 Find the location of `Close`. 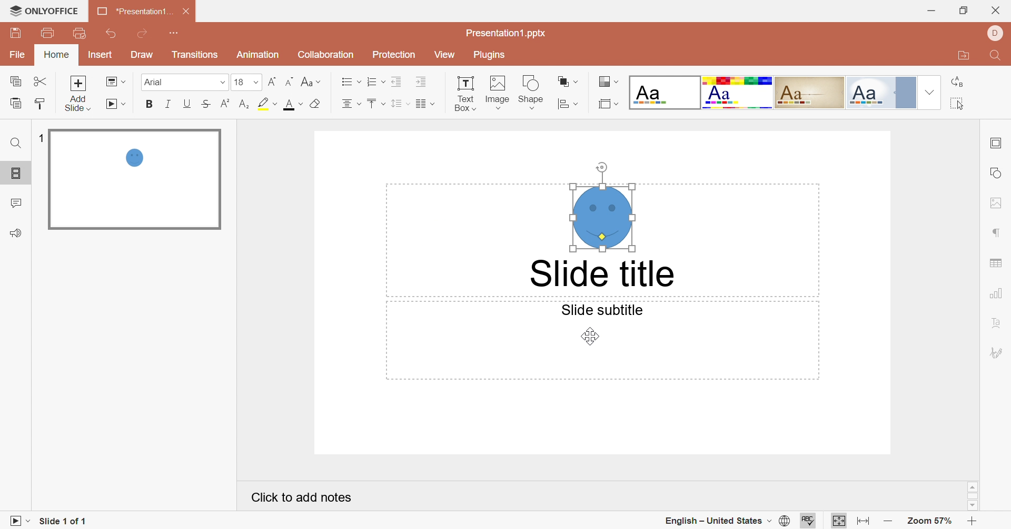

Close is located at coordinates (187, 11).